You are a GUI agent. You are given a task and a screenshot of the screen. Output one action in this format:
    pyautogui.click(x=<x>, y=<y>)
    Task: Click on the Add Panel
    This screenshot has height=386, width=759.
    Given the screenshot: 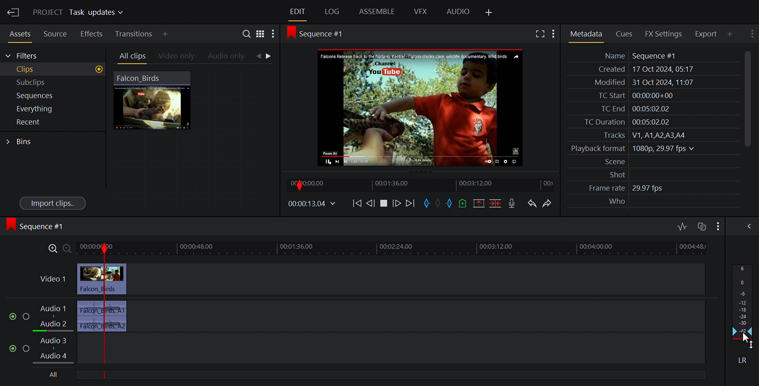 What is the action you would take?
    pyautogui.click(x=491, y=11)
    